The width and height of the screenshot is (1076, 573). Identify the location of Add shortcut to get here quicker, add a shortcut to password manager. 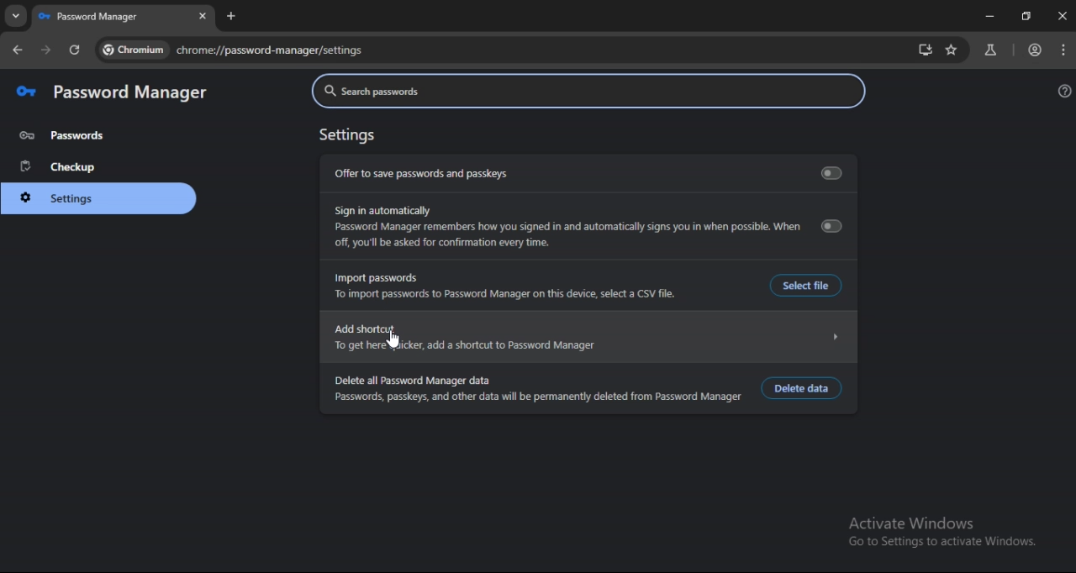
(588, 338).